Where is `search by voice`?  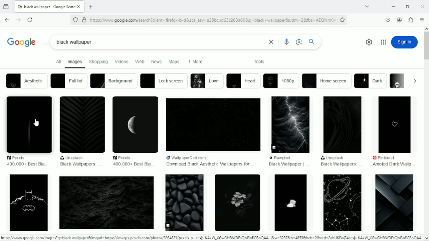
search by voice is located at coordinates (287, 42).